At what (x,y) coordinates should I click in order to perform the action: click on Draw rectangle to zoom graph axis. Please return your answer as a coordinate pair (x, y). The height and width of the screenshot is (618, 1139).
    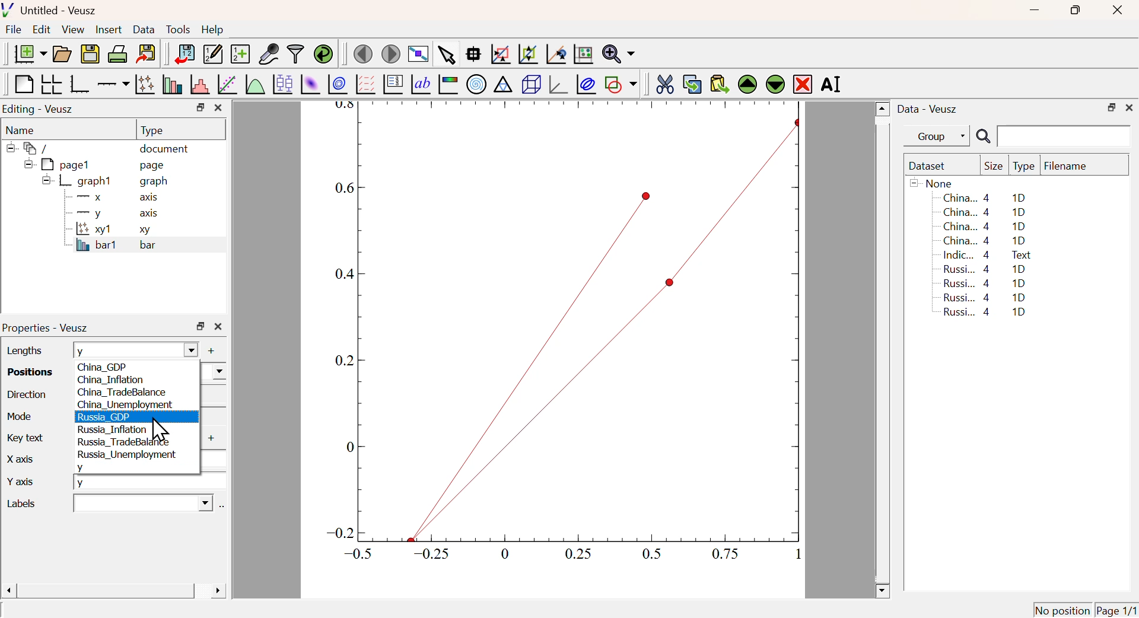
    Looking at the image, I should click on (499, 54).